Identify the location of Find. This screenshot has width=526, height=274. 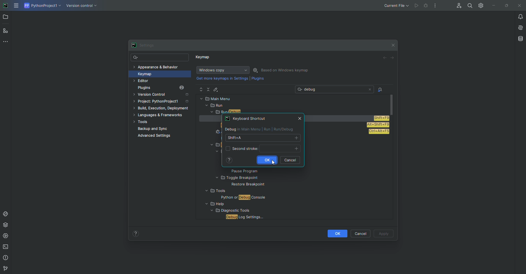
(470, 5).